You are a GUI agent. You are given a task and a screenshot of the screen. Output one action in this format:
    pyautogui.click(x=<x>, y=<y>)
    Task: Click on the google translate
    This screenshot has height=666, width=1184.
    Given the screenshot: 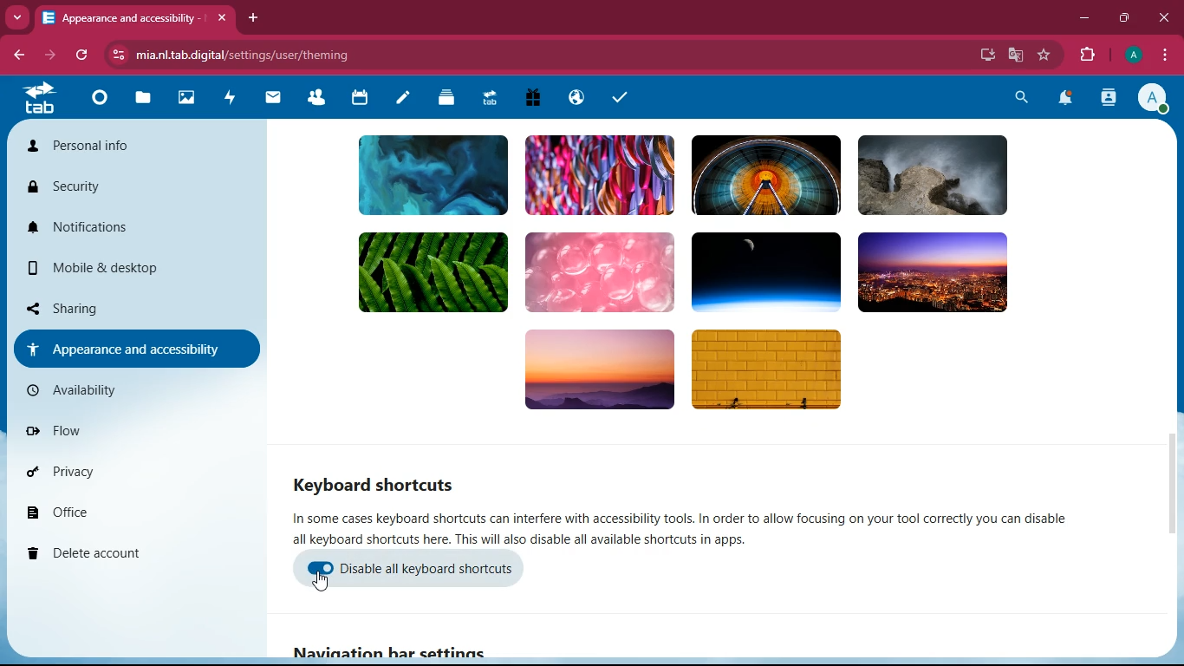 What is the action you would take?
    pyautogui.click(x=1014, y=55)
    